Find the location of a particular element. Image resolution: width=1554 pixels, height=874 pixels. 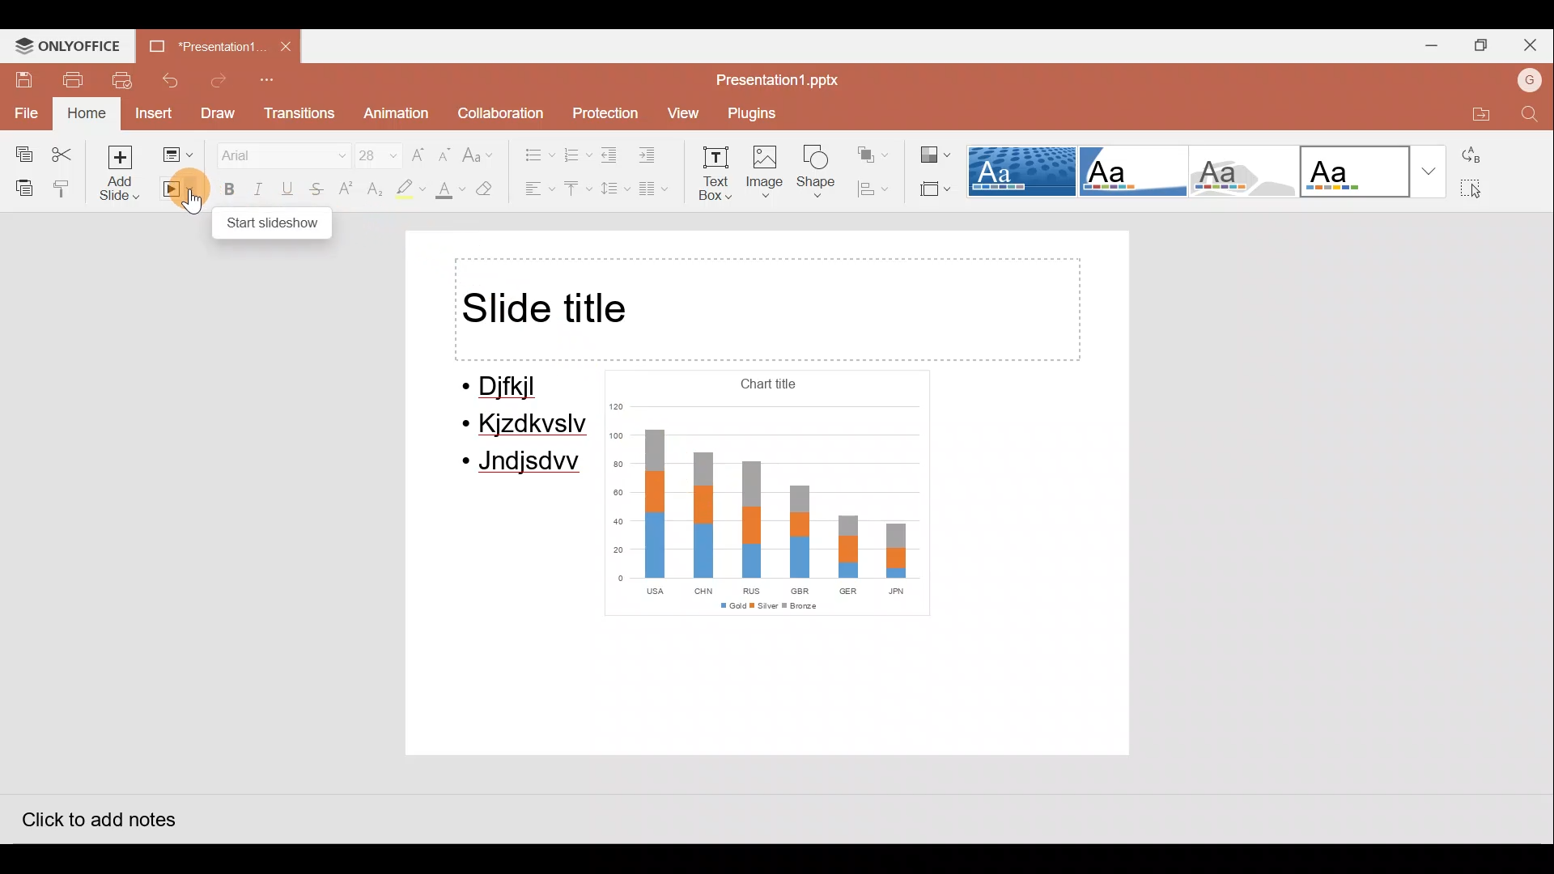

Highlight colour is located at coordinates (411, 189).